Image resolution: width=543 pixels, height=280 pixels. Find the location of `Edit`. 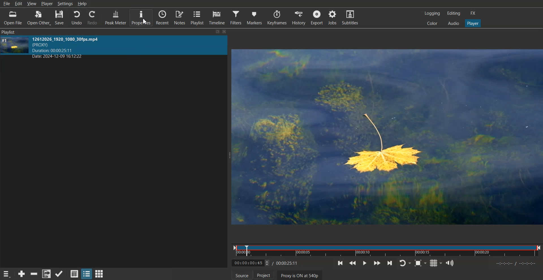

Edit is located at coordinates (18, 4).